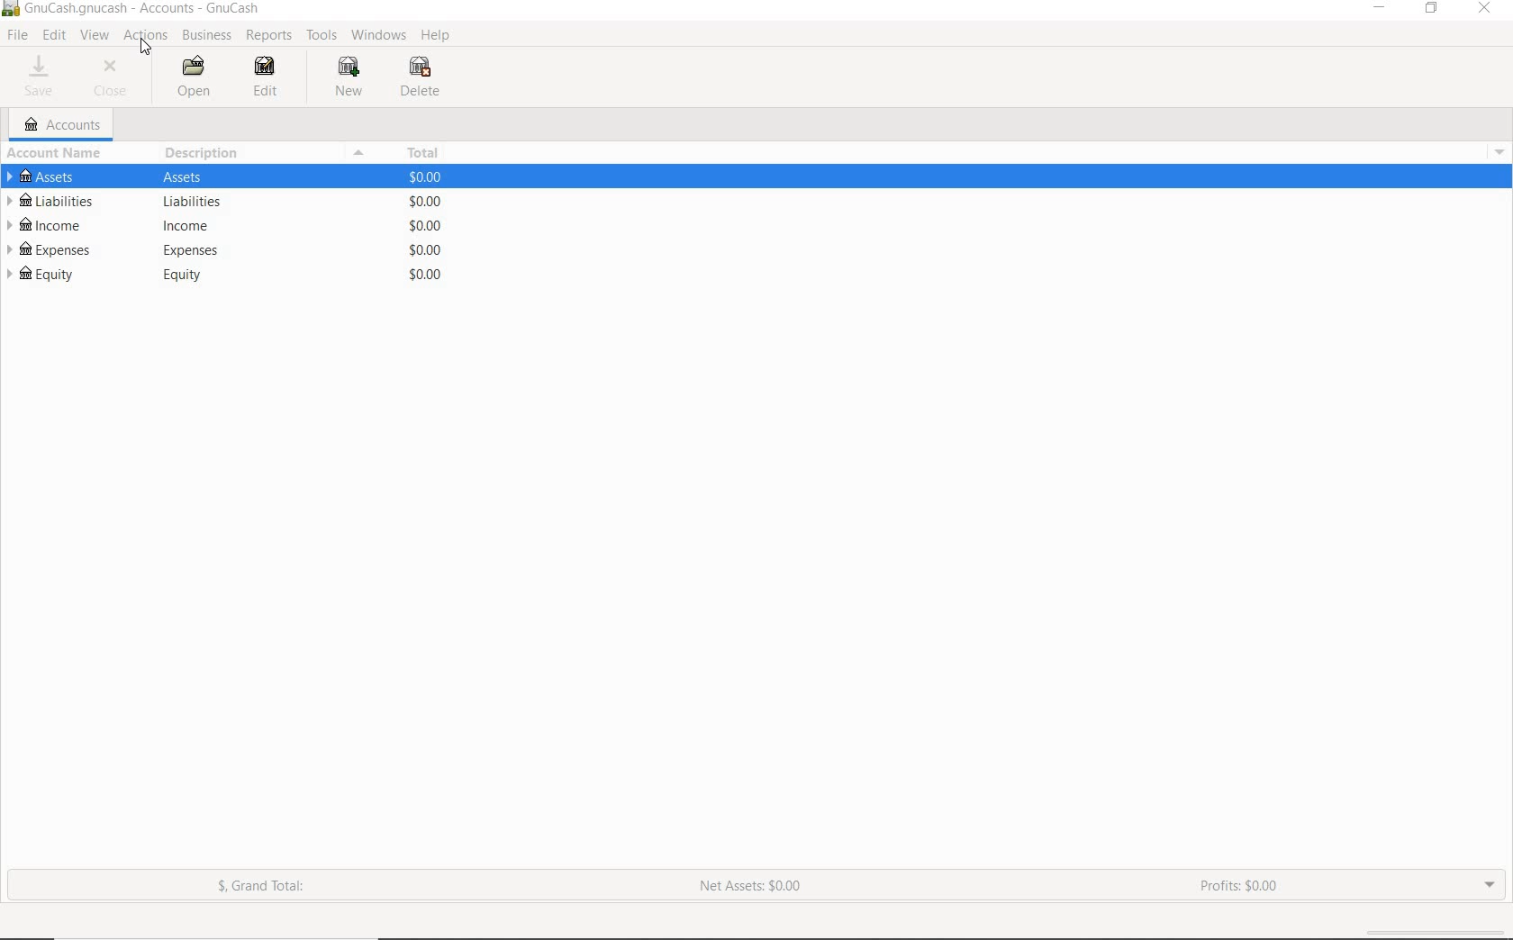  What do you see at coordinates (1240, 888) in the screenshot?
I see `PROFITS` at bounding box center [1240, 888].